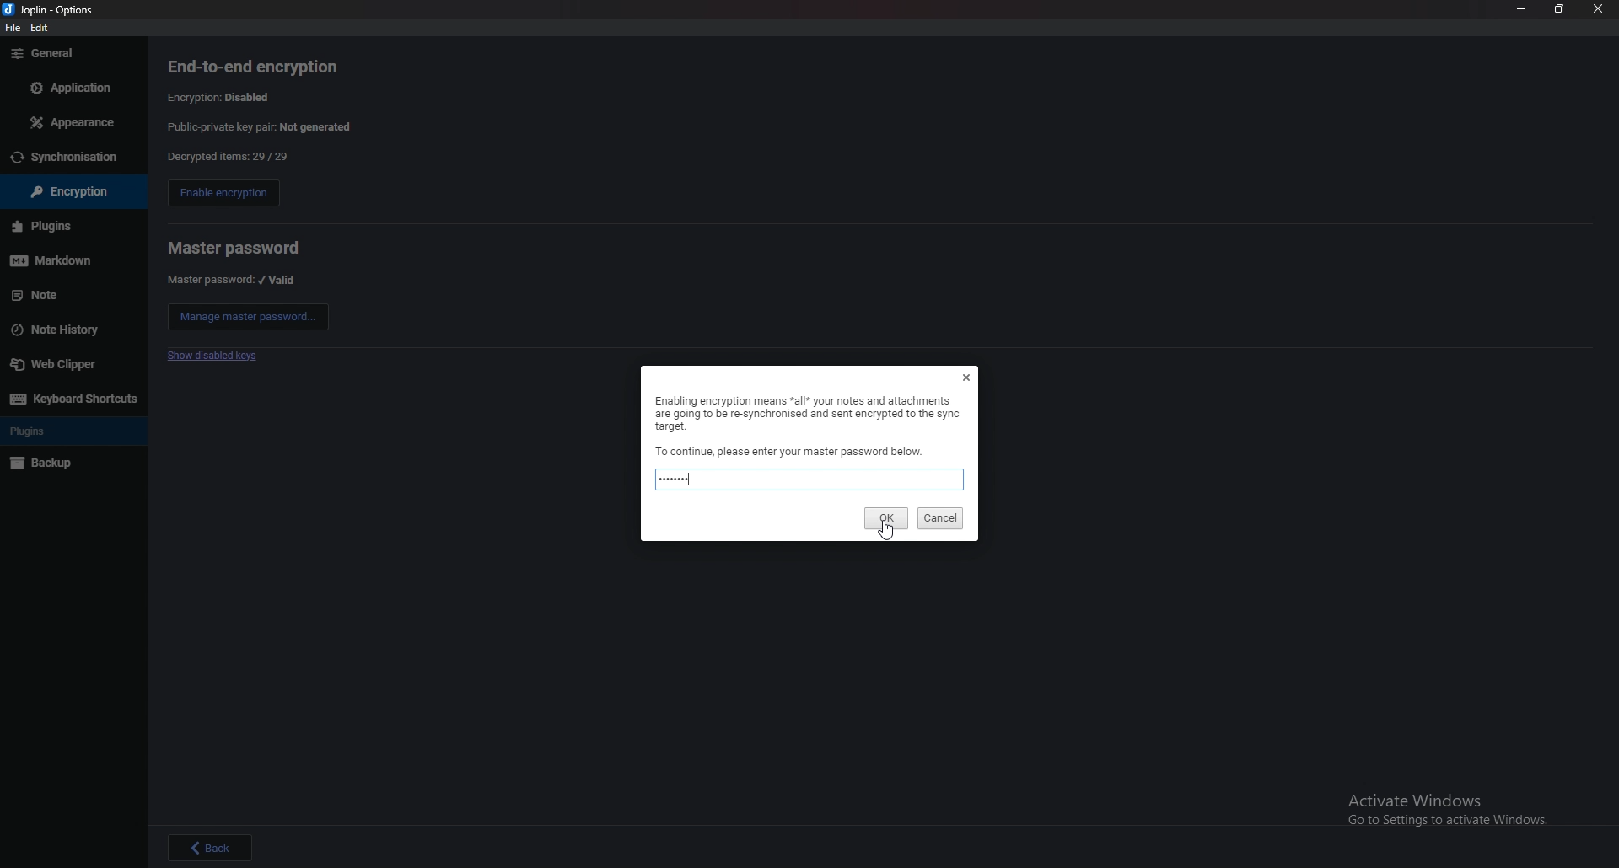 Image resolution: width=1619 pixels, height=868 pixels. Describe the element at coordinates (256, 66) in the screenshot. I see `end to end encryption` at that location.